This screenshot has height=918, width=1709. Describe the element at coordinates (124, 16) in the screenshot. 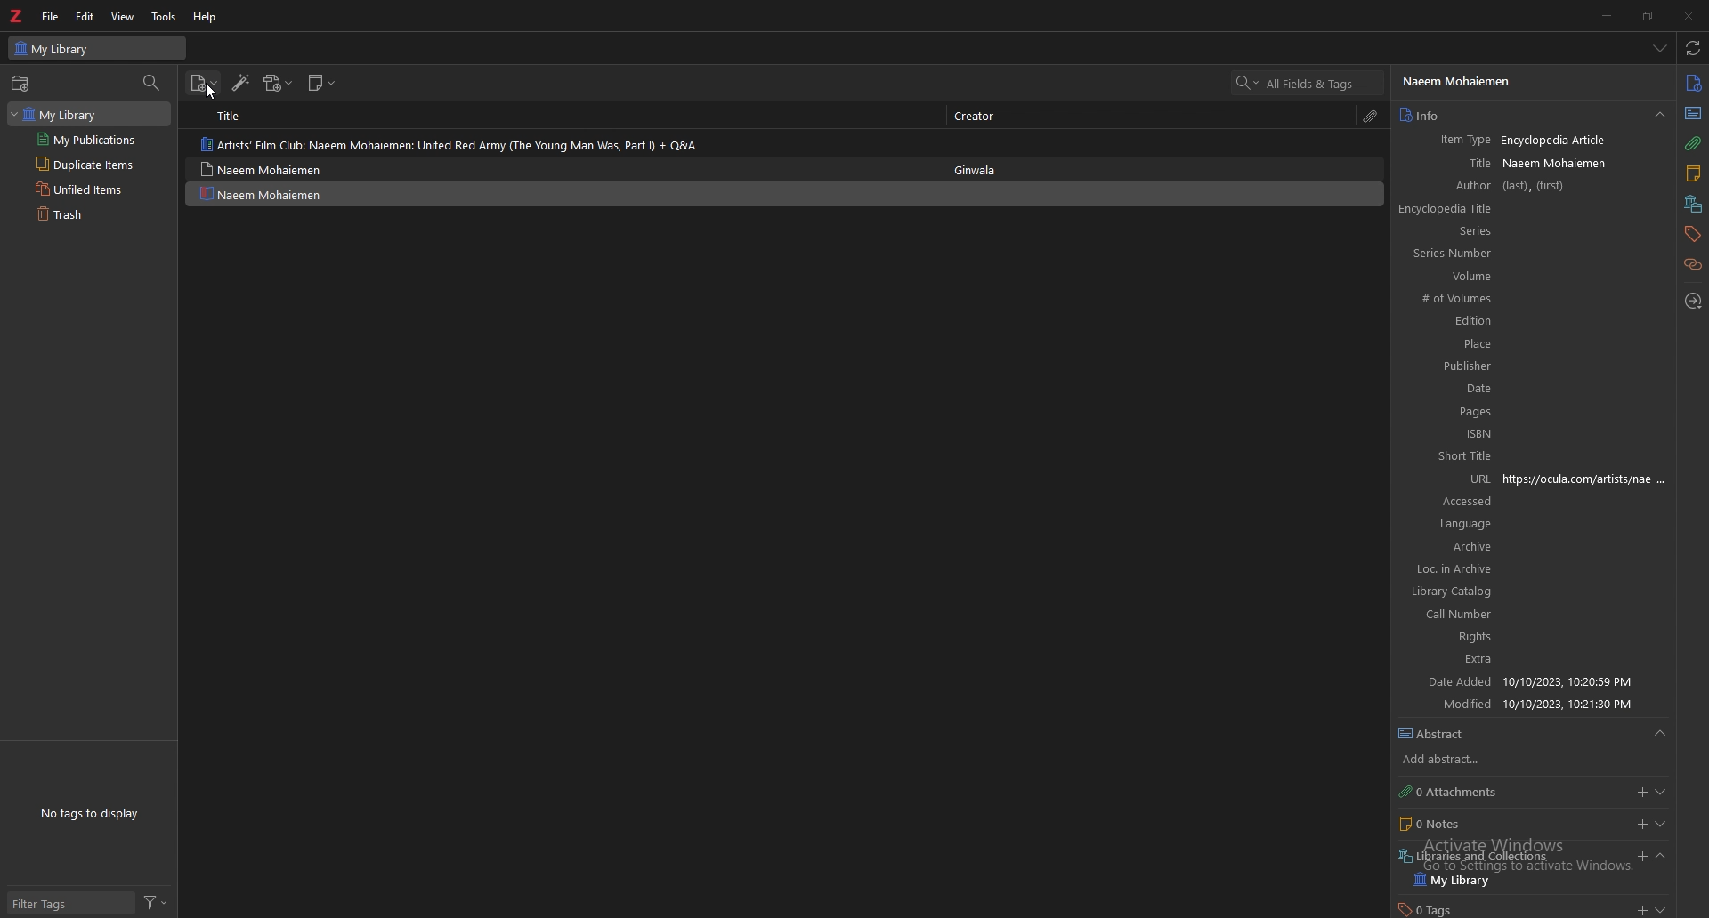

I see `view` at that location.